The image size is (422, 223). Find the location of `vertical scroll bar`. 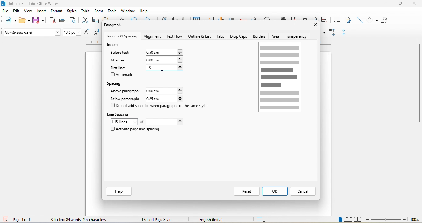

vertical scroll bar is located at coordinates (419, 83).